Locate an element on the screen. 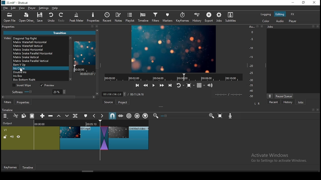  options is located at coordinates (270, 95).